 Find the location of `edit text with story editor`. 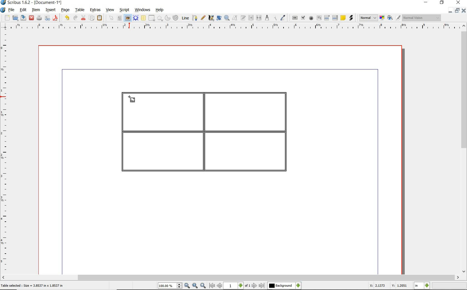

edit text with story editor is located at coordinates (243, 17).